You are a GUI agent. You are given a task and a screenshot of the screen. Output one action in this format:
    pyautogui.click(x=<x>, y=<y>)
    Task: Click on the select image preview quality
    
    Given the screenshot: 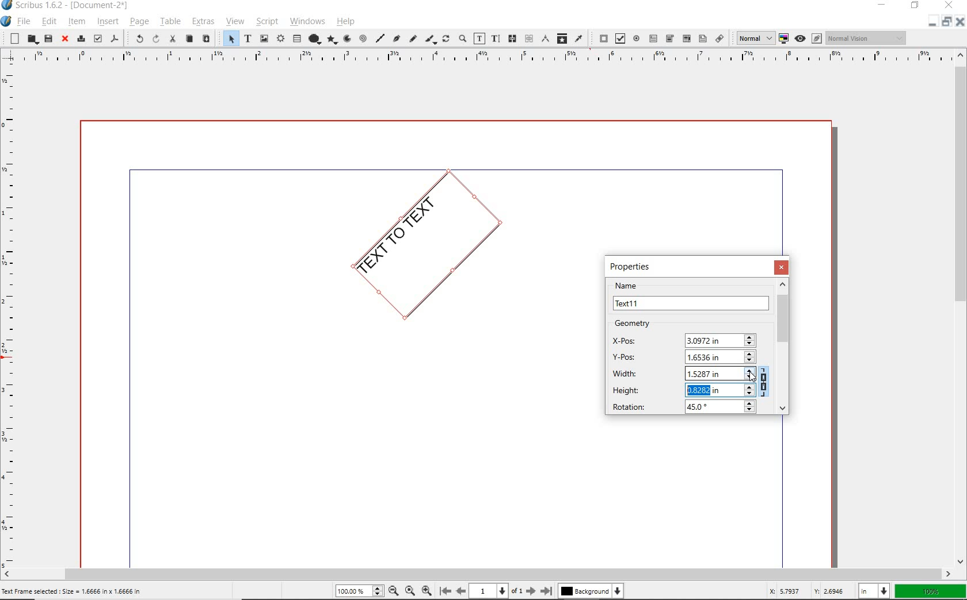 What is the action you would take?
    pyautogui.click(x=753, y=37)
    